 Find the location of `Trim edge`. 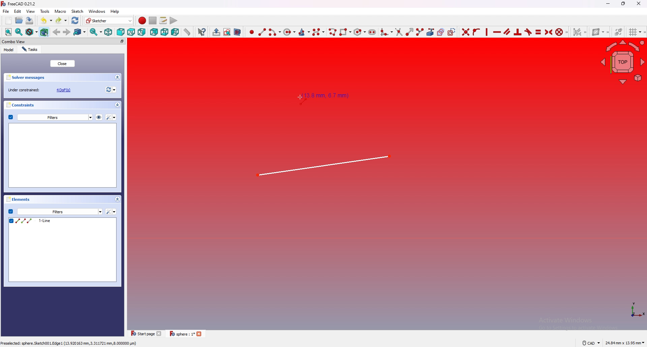

Trim edge is located at coordinates (398, 32).